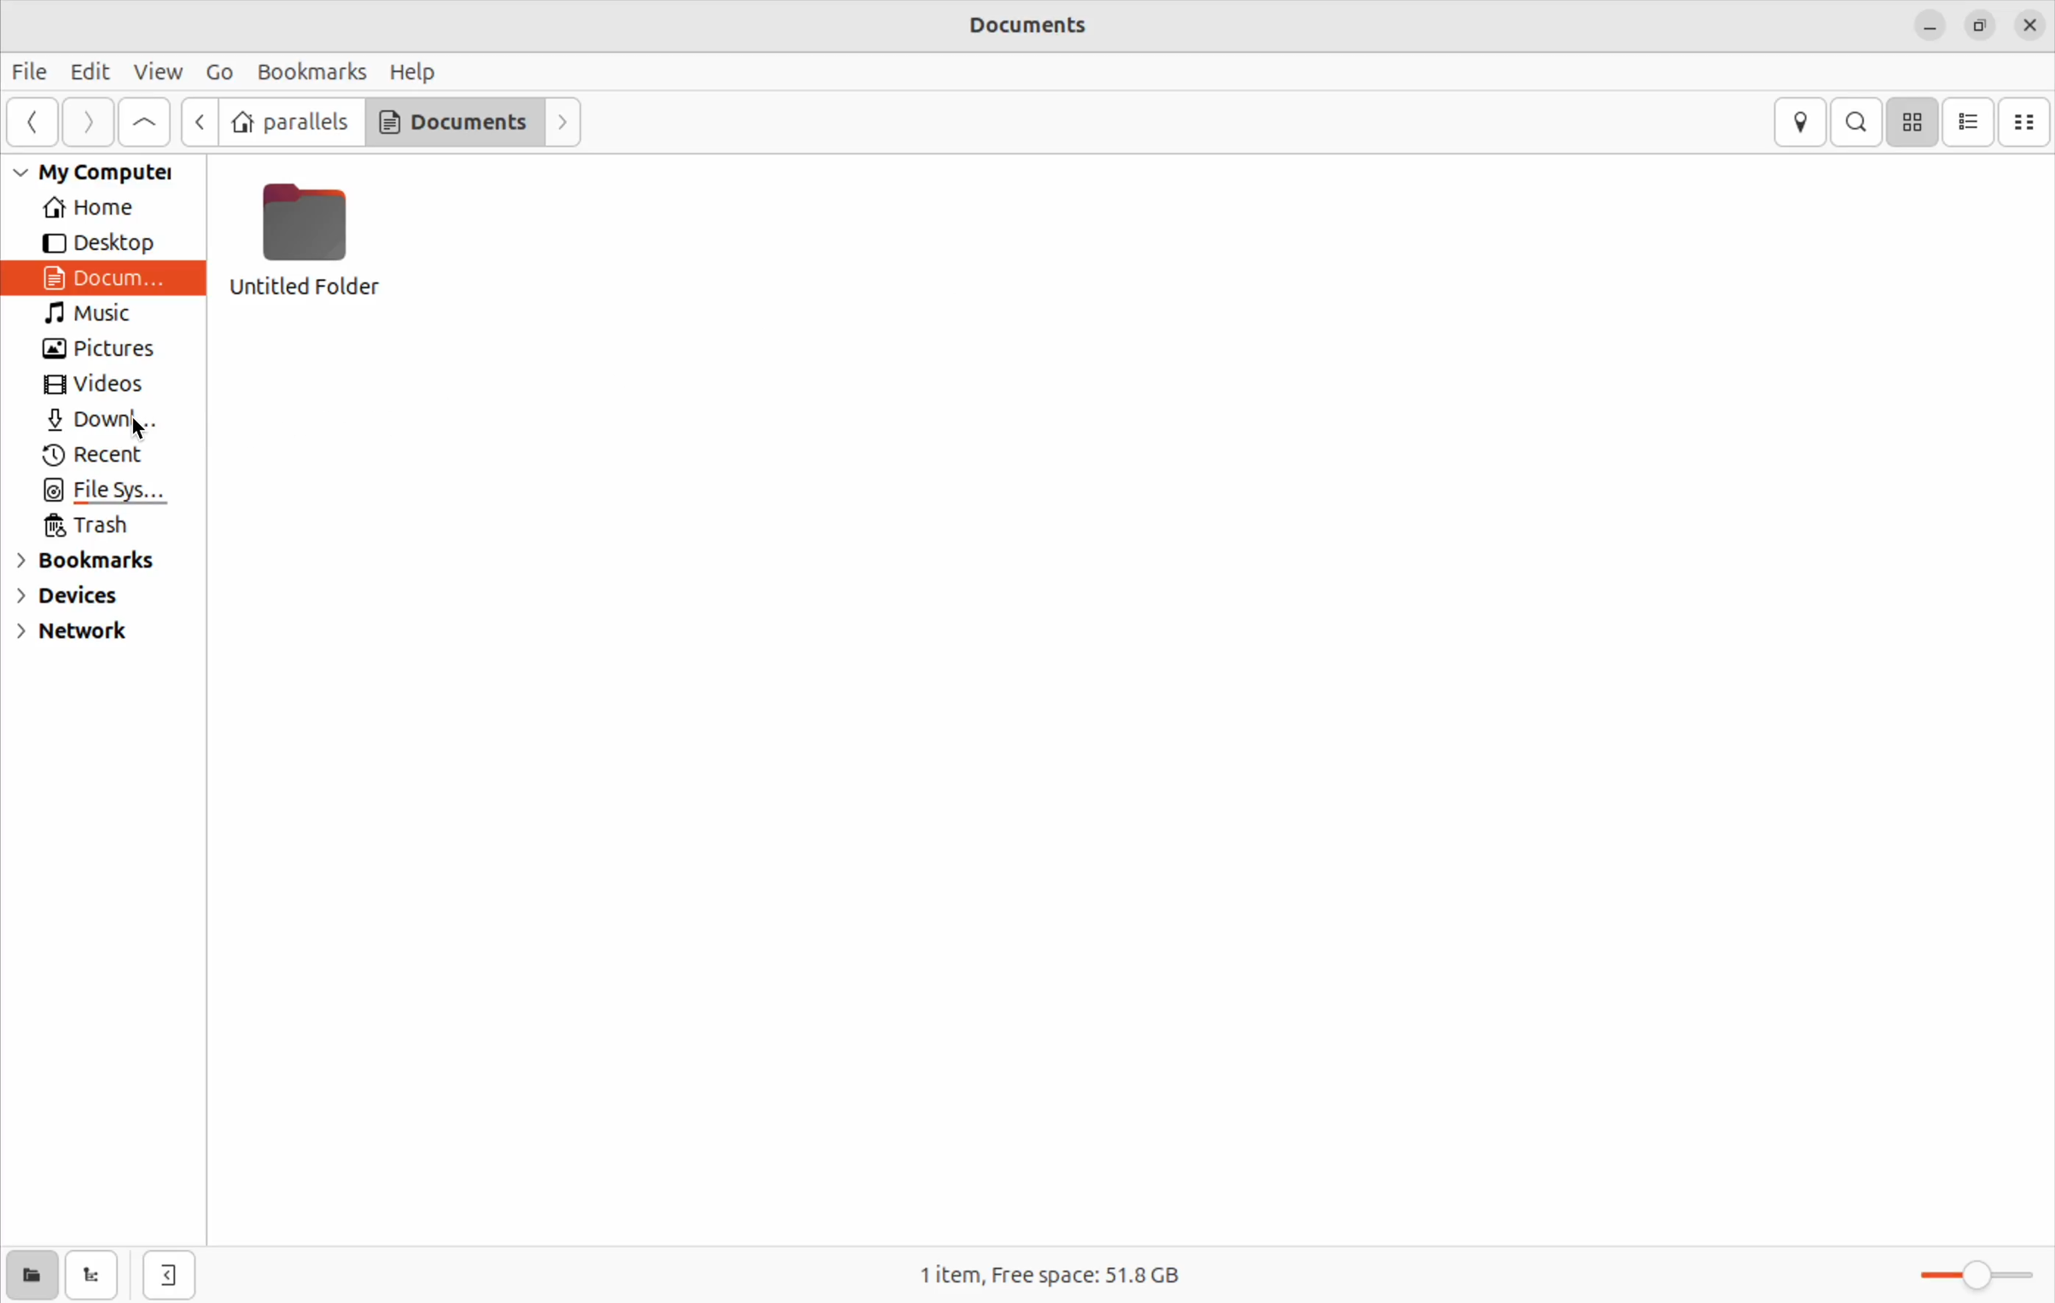  What do you see at coordinates (1981, 24) in the screenshot?
I see `resize` at bounding box center [1981, 24].